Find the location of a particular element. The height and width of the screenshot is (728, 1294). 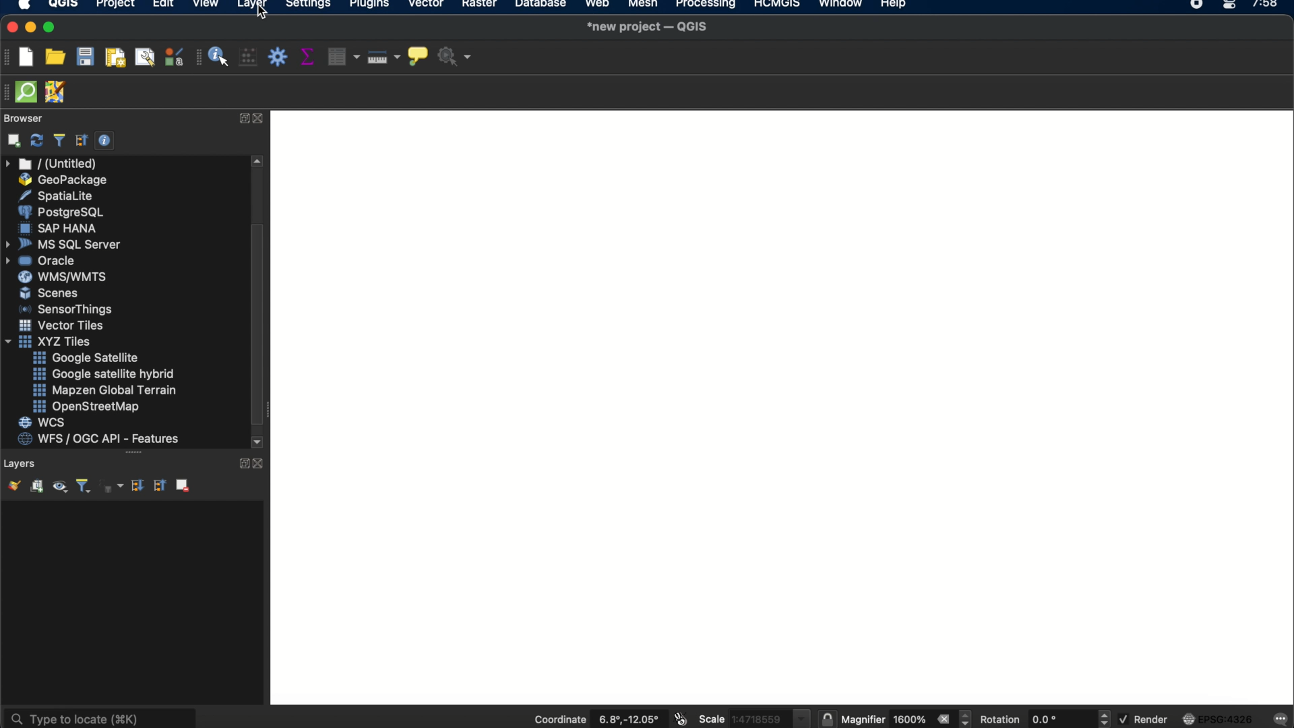

no action selected is located at coordinates (454, 55).